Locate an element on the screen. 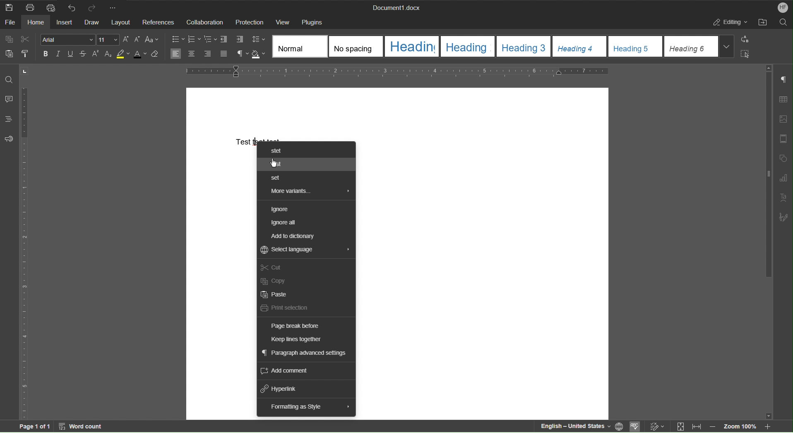 Image resolution: width=793 pixels, height=433 pixels. Italics is located at coordinates (59, 54).